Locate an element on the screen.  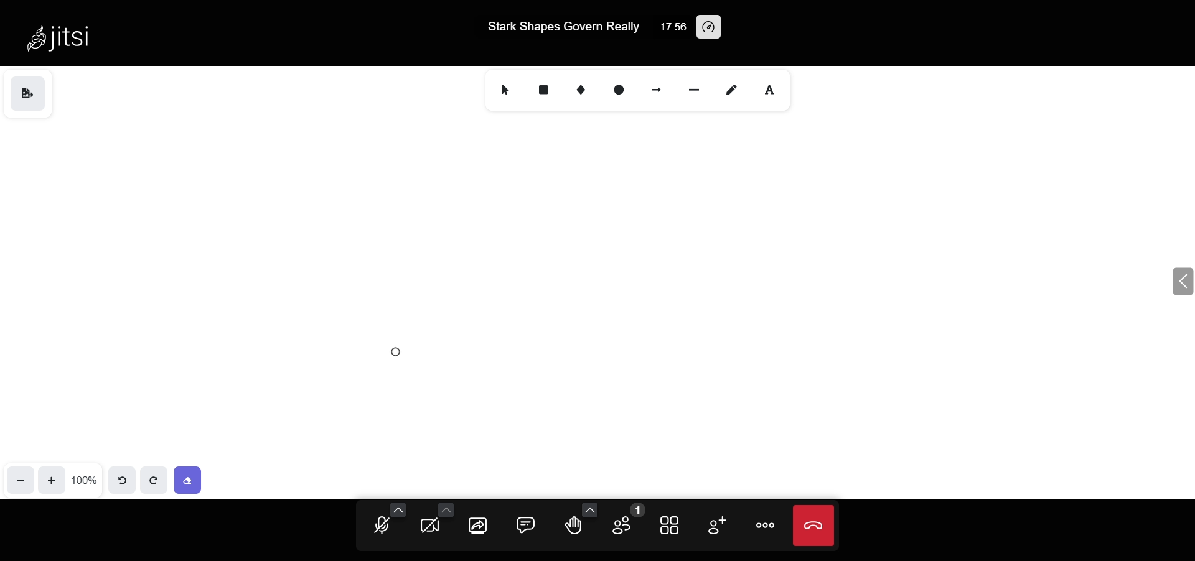
text is located at coordinates (772, 88).